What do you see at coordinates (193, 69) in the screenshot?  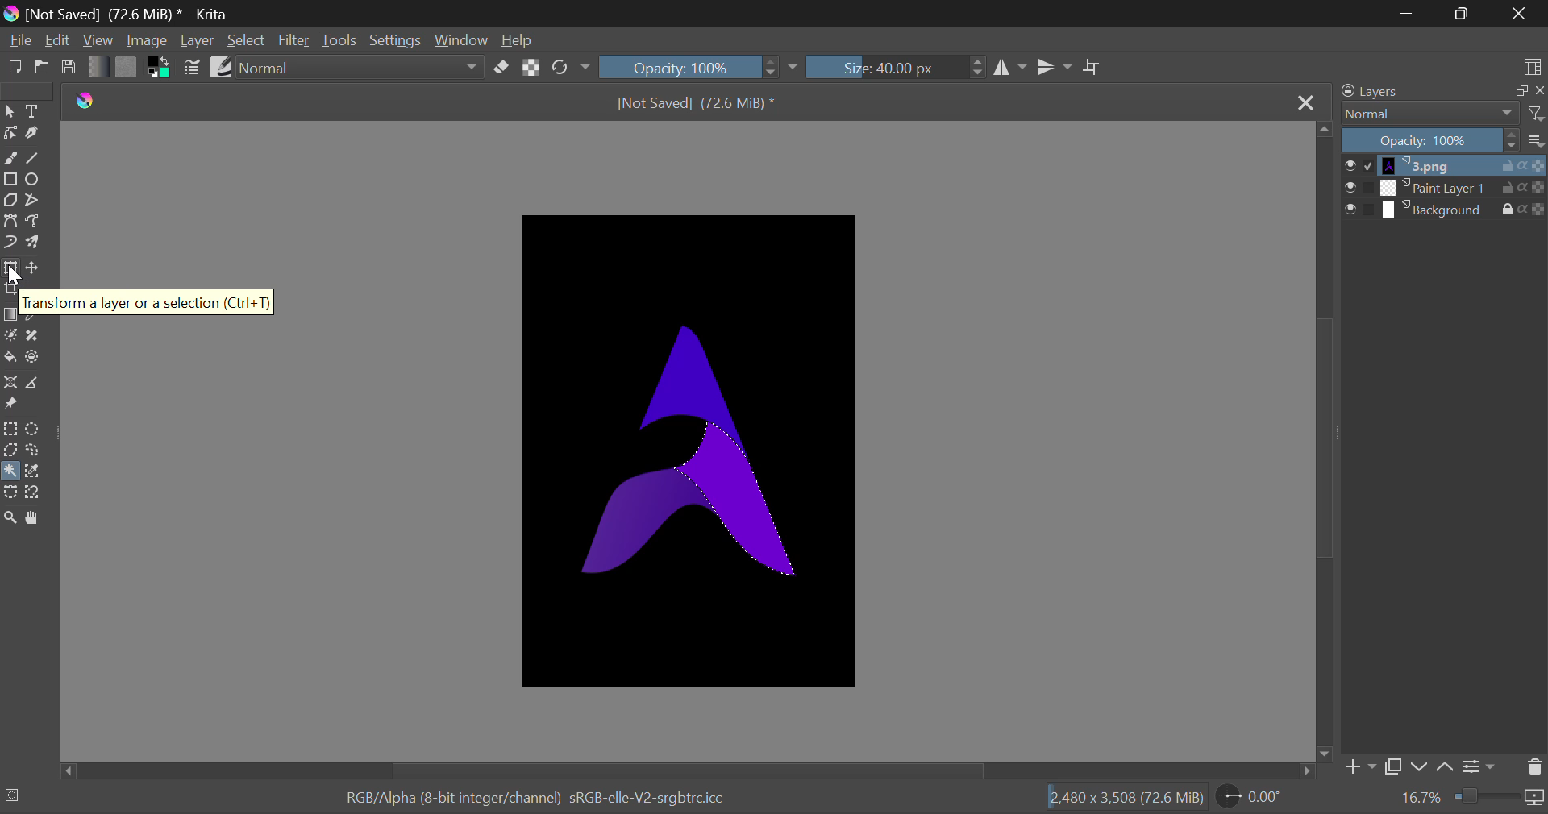 I see `Brush Settings` at bounding box center [193, 69].